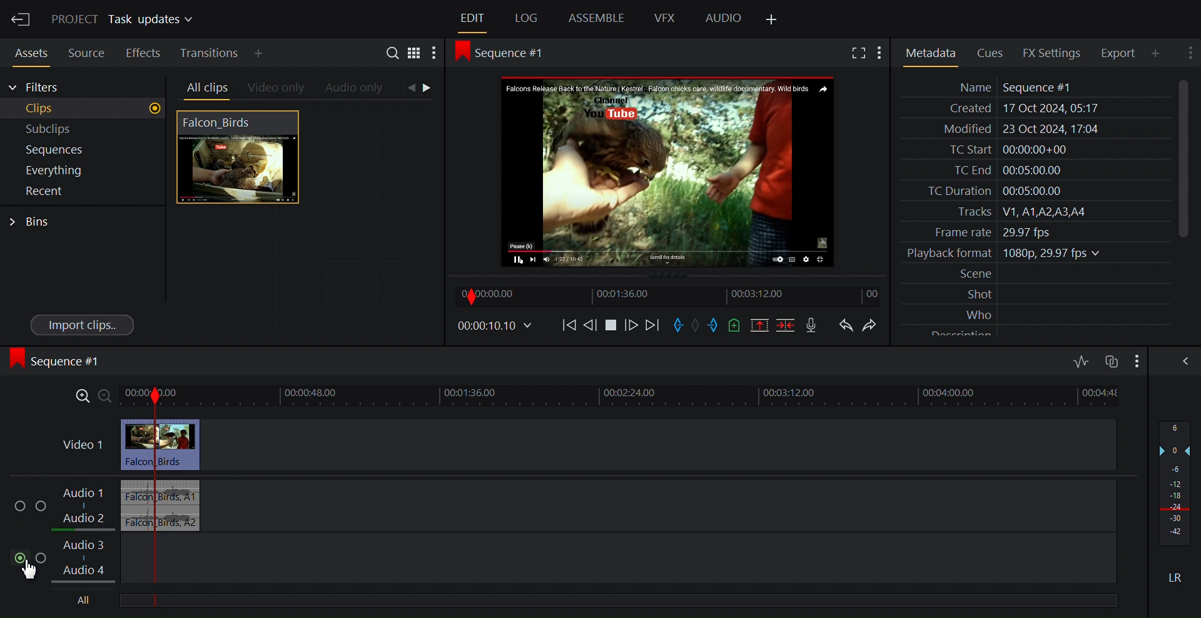  Describe the element at coordinates (1035, 169) in the screenshot. I see `TC End` at that location.